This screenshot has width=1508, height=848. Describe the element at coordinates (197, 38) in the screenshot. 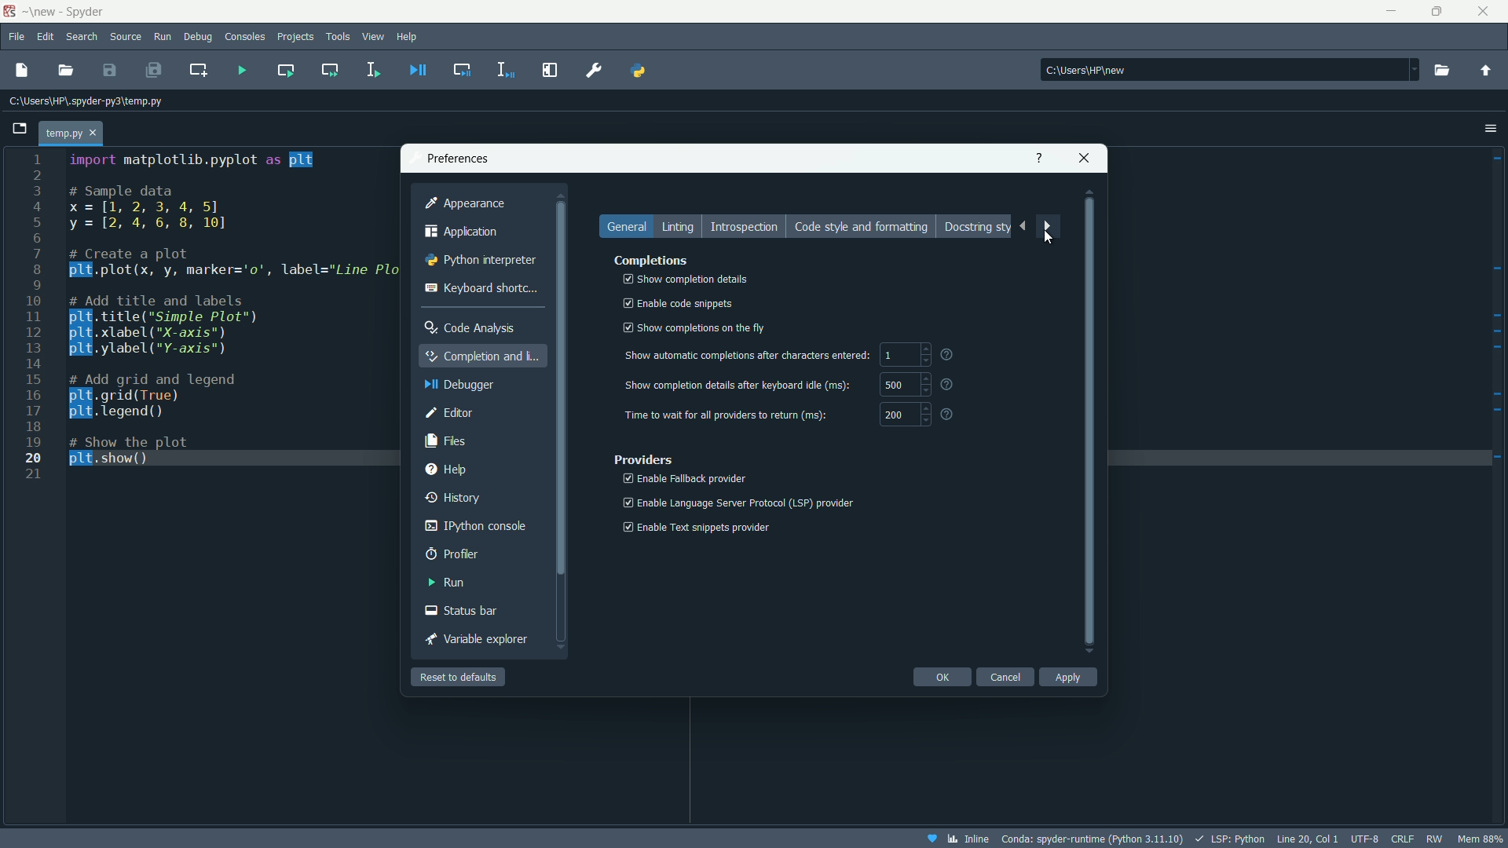

I see `debug` at that location.